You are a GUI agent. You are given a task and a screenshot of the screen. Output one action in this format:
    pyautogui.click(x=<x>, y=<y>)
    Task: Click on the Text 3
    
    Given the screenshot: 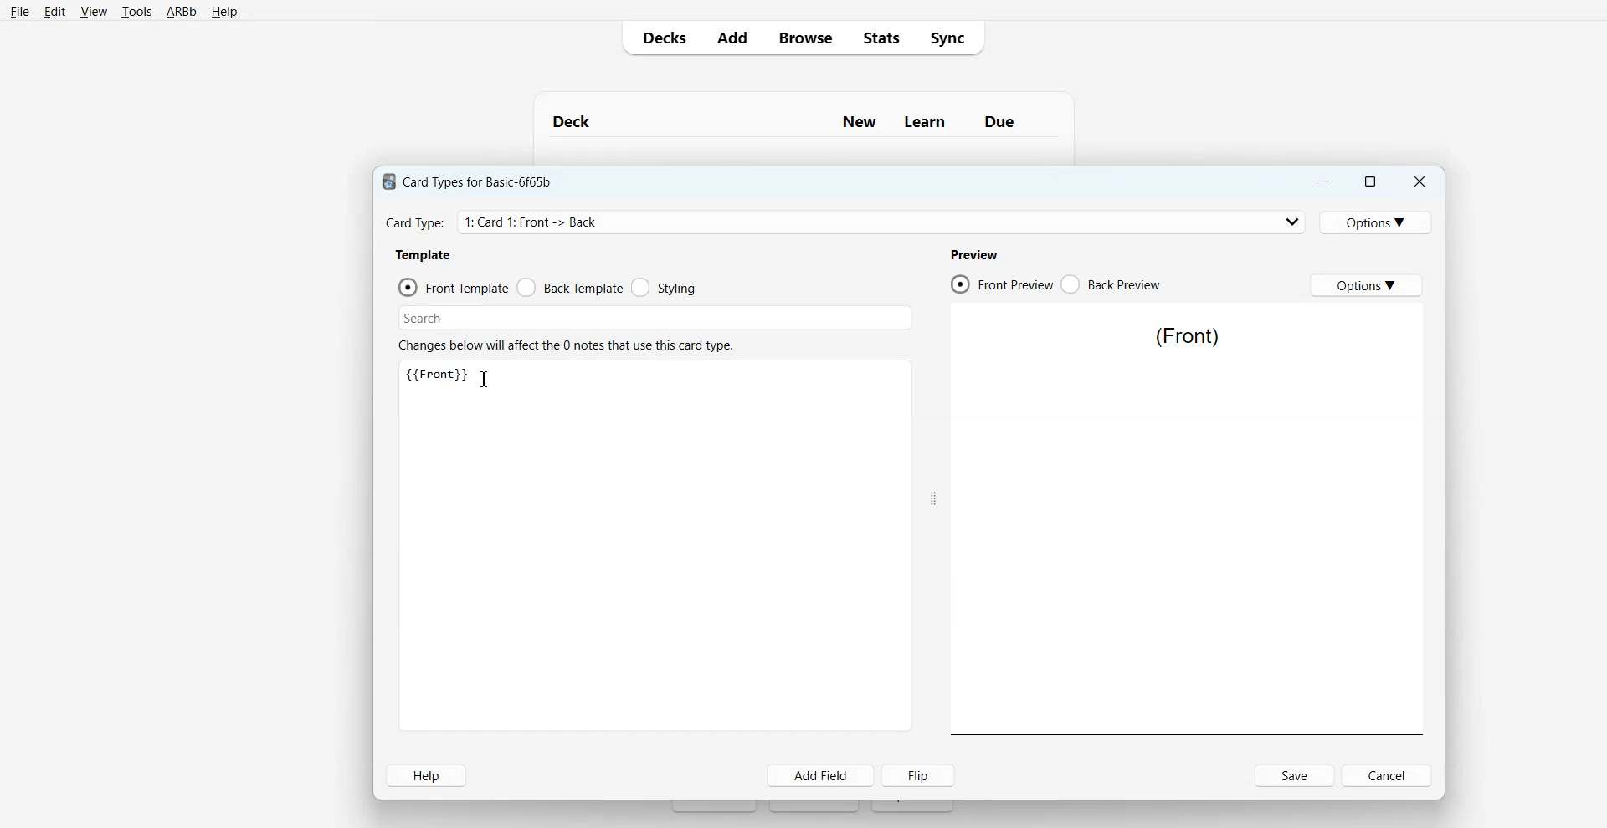 What is the action you would take?
    pyautogui.click(x=437, y=374)
    